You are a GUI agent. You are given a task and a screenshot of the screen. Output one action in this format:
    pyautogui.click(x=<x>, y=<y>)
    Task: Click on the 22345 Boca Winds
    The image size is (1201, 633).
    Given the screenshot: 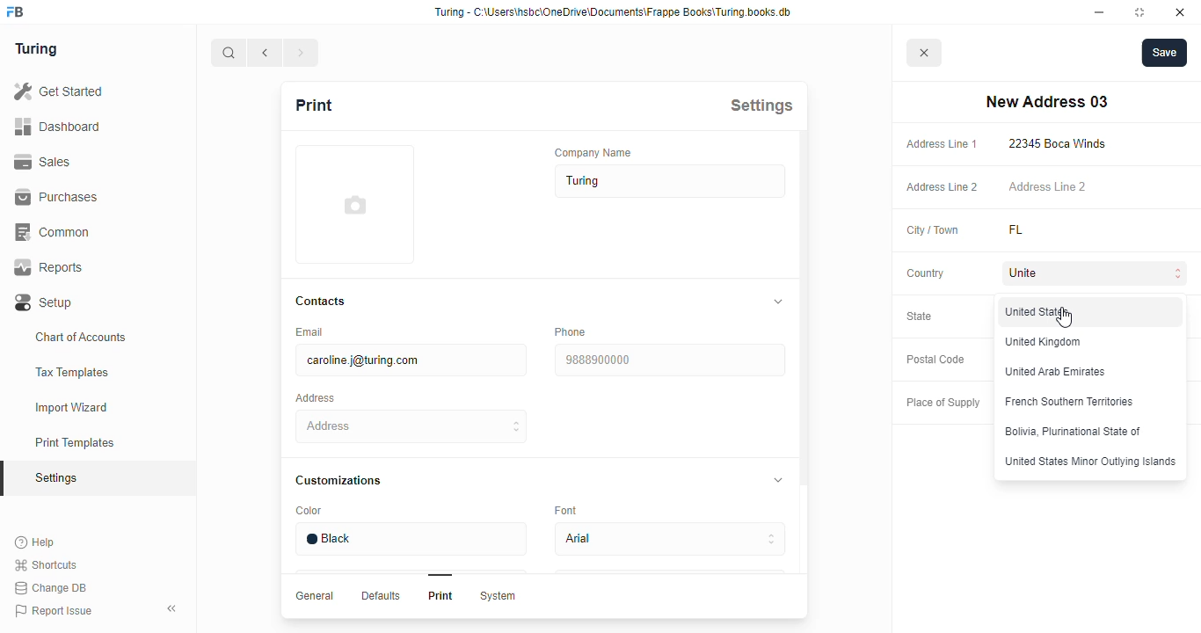 What is the action you would take?
    pyautogui.click(x=1061, y=143)
    